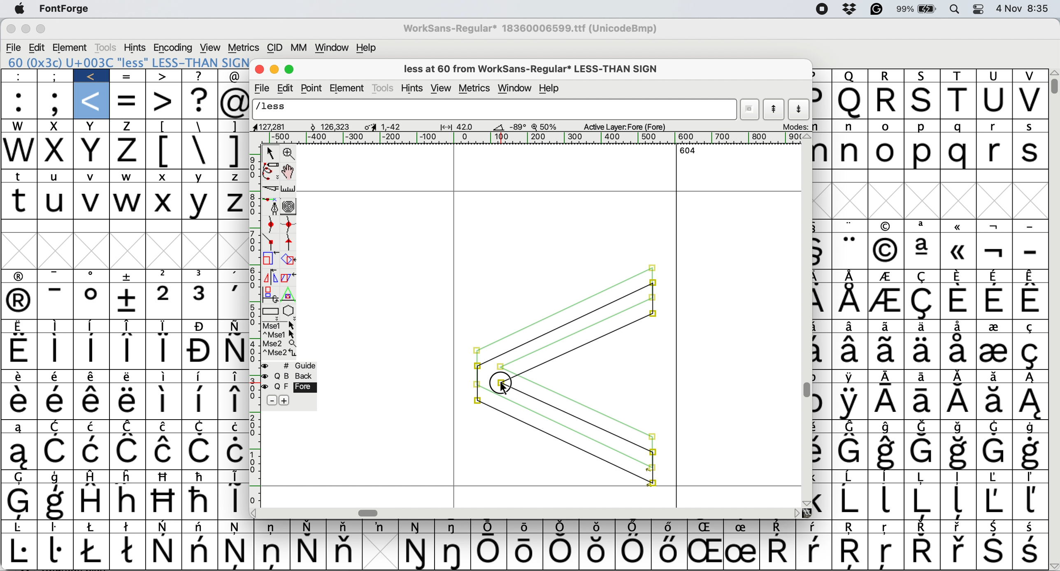 This screenshot has height=571, width=1060. What do you see at coordinates (995, 126) in the screenshot?
I see `r` at bounding box center [995, 126].